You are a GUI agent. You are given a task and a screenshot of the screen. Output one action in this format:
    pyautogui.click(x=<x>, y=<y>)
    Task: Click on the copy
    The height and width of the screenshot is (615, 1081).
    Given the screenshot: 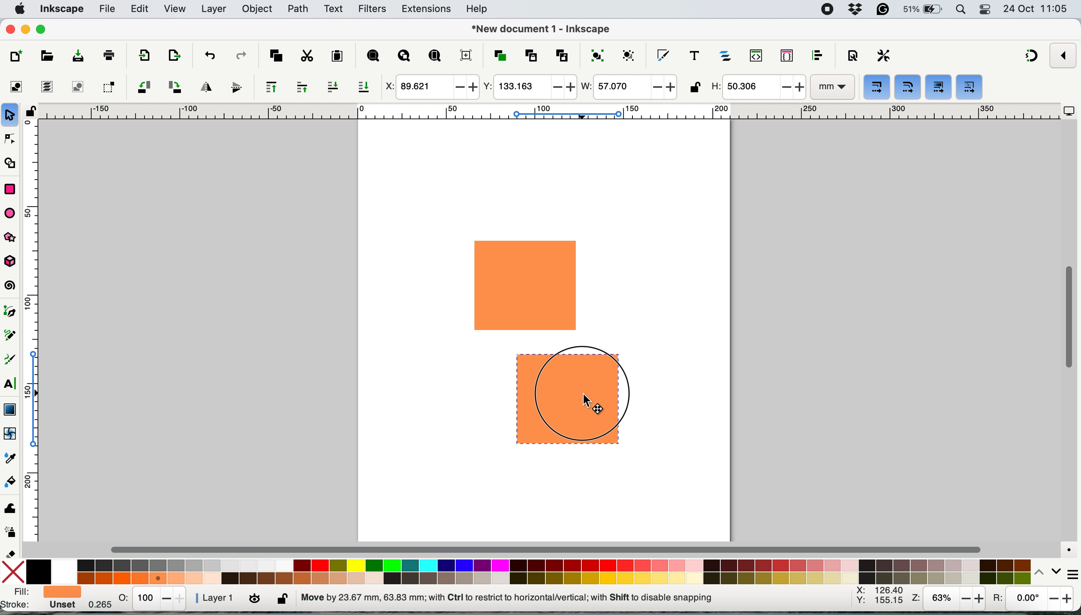 What is the action you would take?
    pyautogui.click(x=276, y=54)
    